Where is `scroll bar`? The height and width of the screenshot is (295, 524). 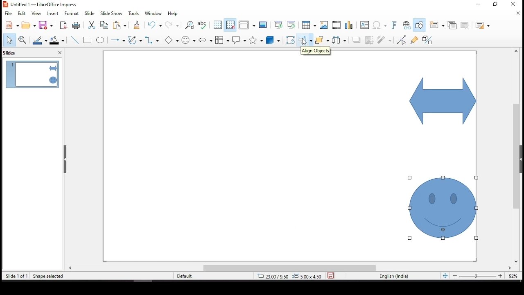
scroll bar is located at coordinates (290, 268).